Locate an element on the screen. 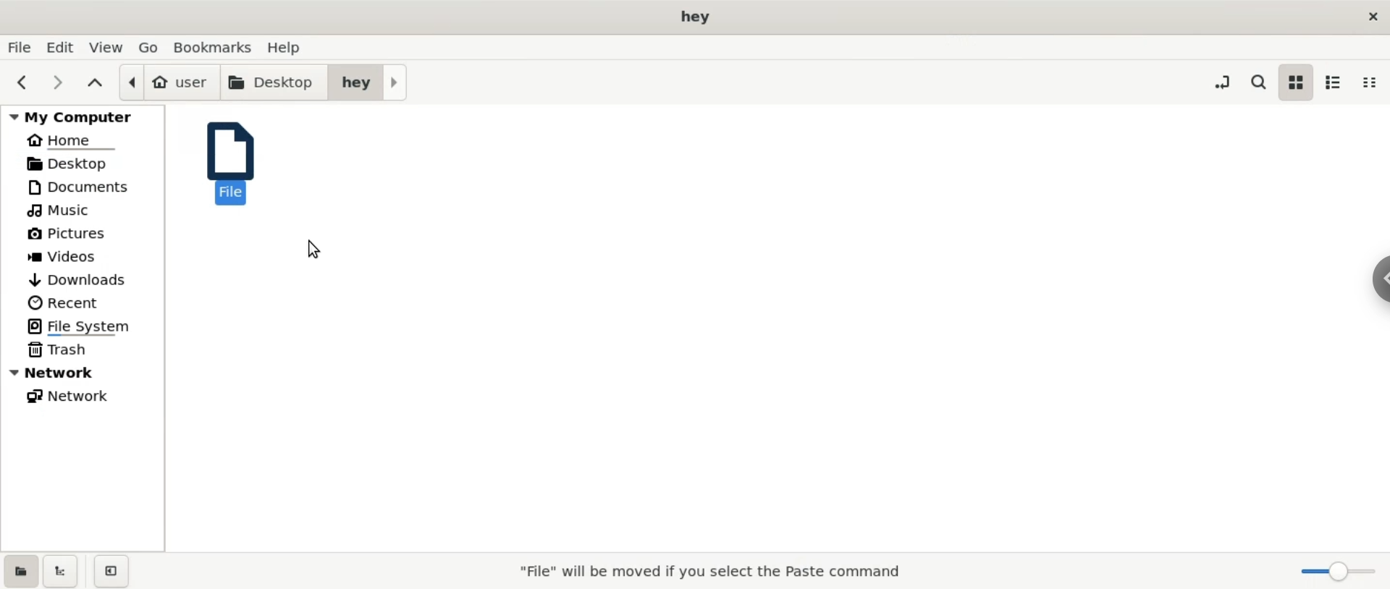 The image size is (1390, 589). videos is located at coordinates (87, 254).